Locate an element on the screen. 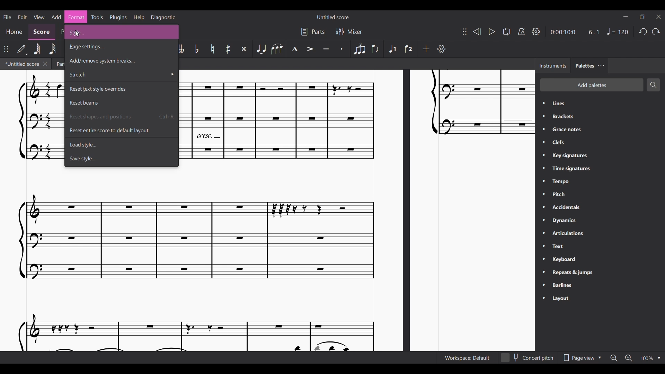 The image size is (665, 374). Play is located at coordinates (491, 32).